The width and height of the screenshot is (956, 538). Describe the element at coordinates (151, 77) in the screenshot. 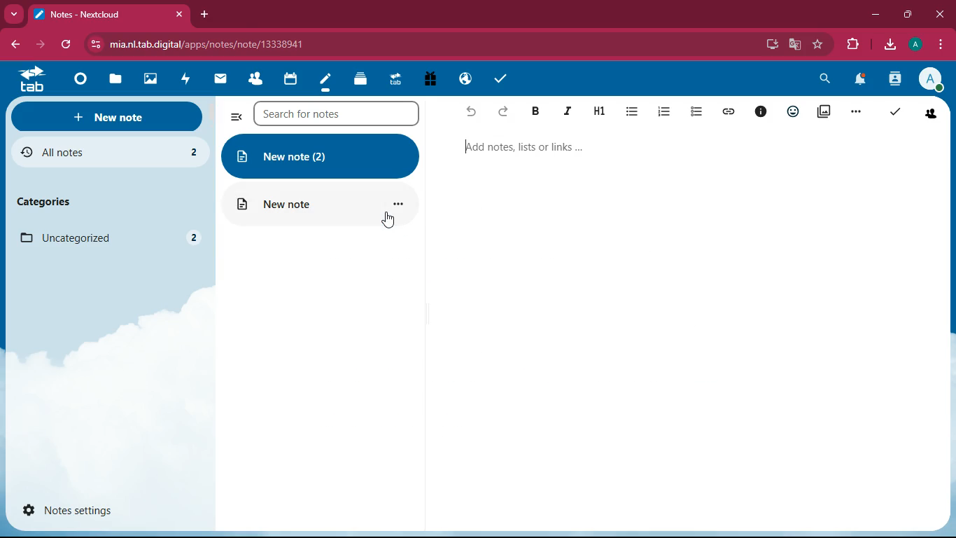

I see `image` at that location.